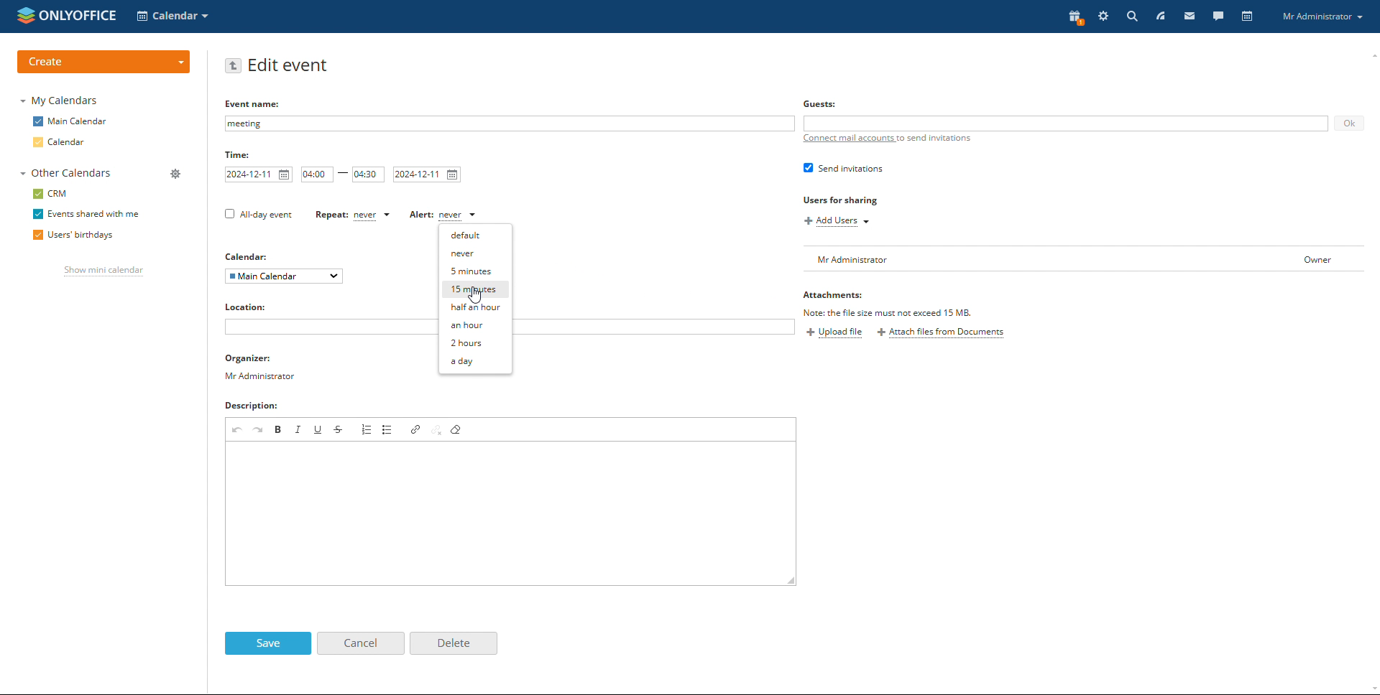 This screenshot has width=1380, height=695. Describe the element at coordinates (60, 142) in the screenshot. I see `calendar` at that location.